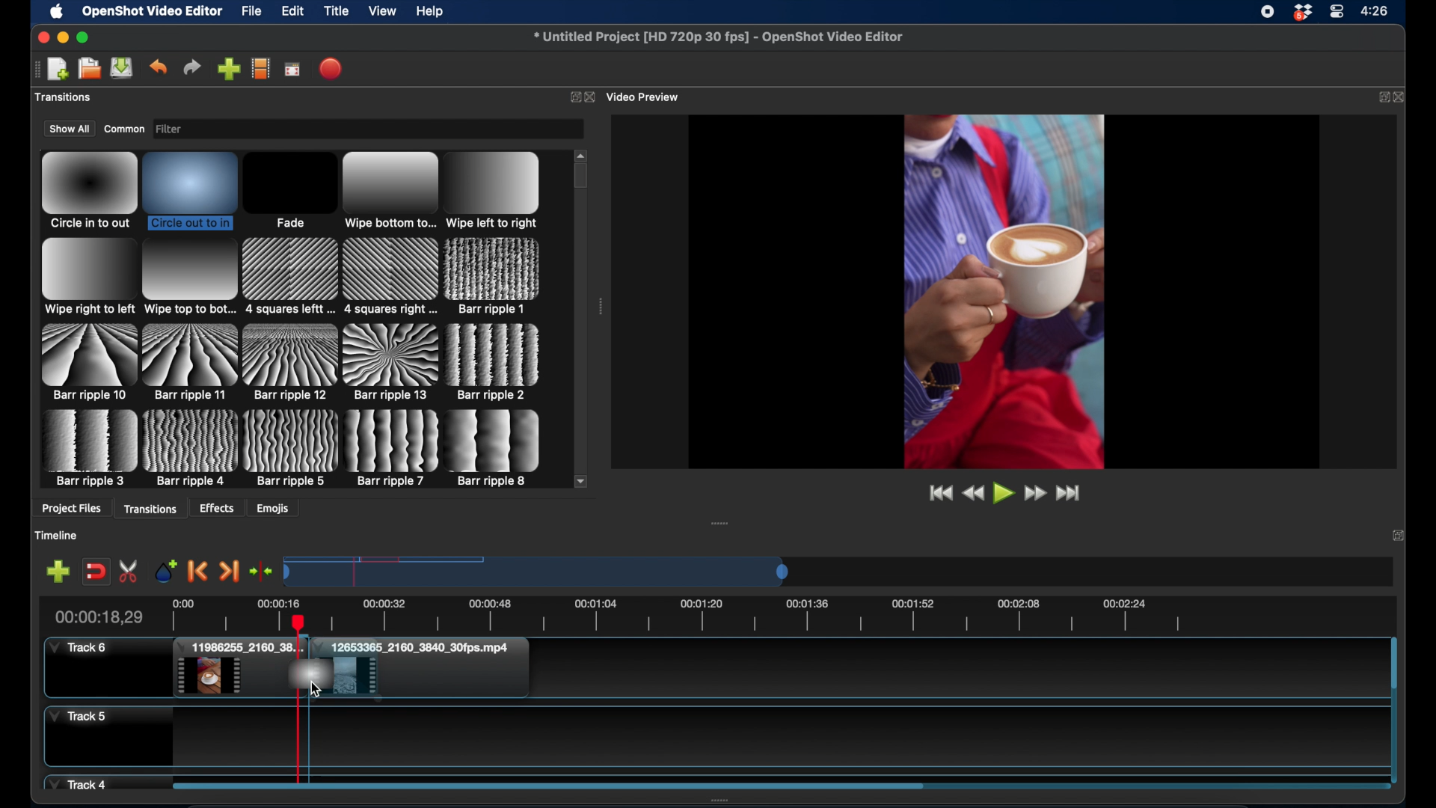 Image resolution: width=1436 pixels, height=808 pixels. I want to click on common, so click(124, 128).